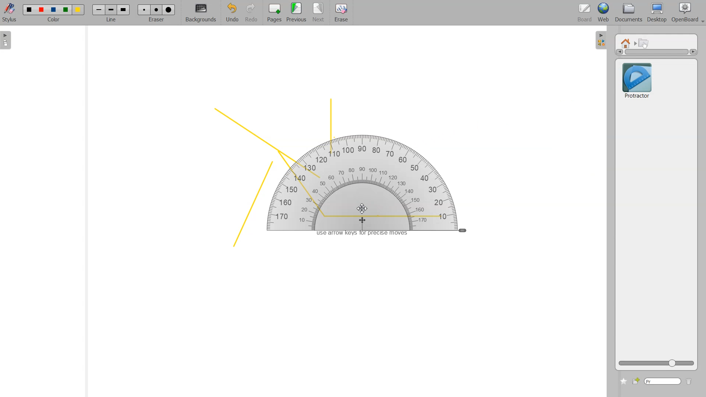 This screenshot has height=397, width=706. Describe the element at coordinates (623, 381) in the screenshot. I see `Add to favorite` at that location.